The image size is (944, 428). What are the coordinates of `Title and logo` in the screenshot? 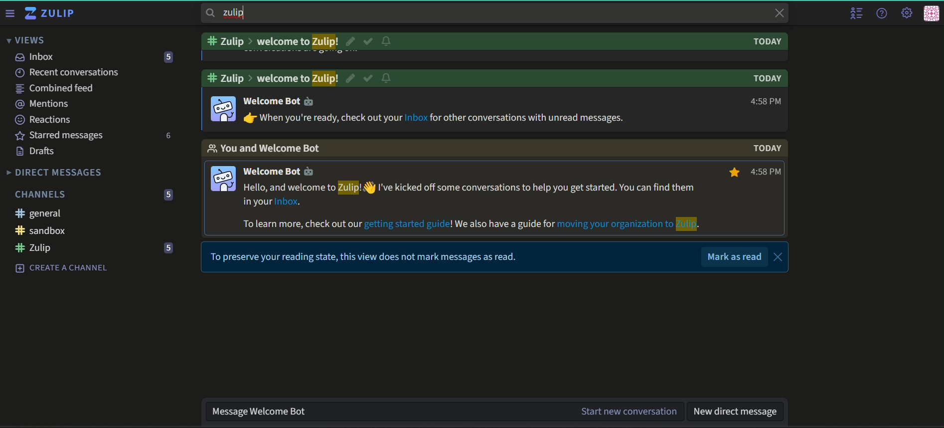 It's located at (52, 14).